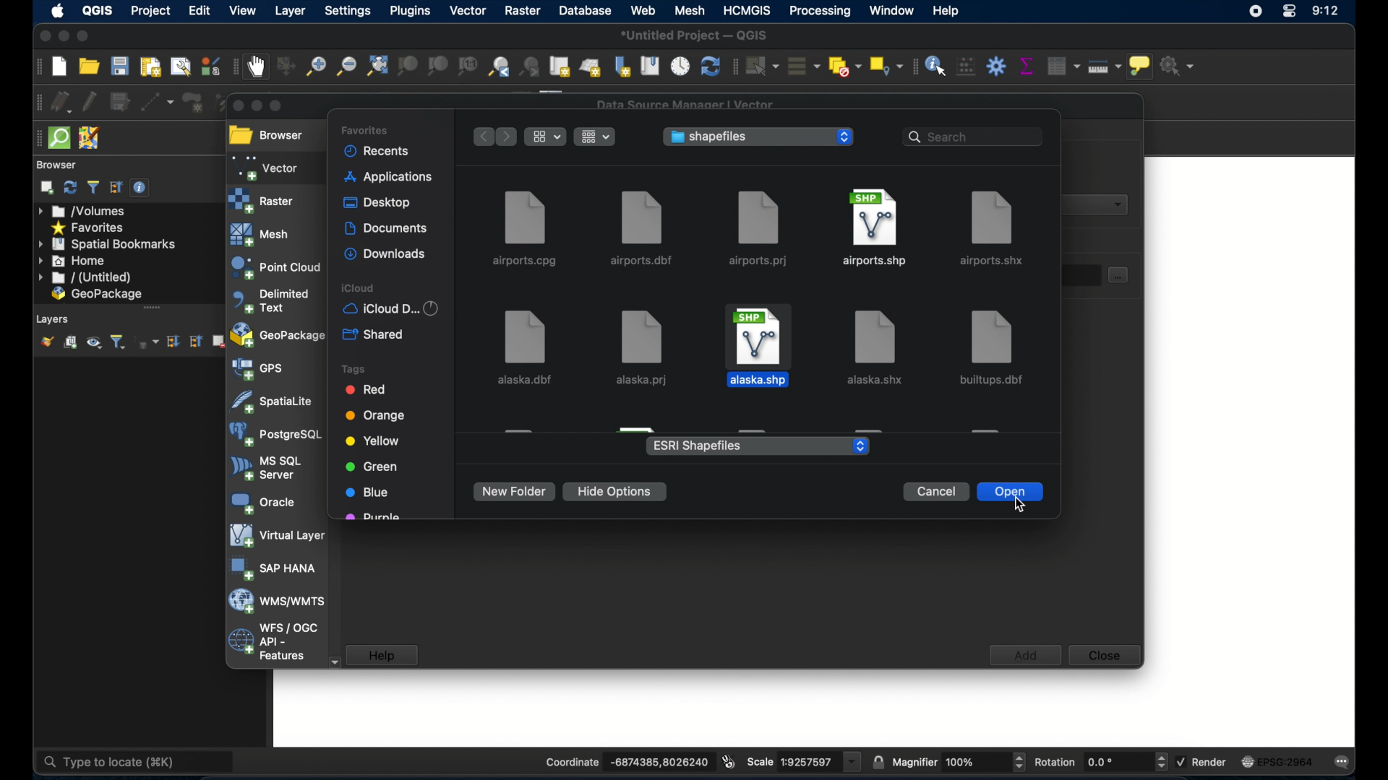 The width and height of the screenshot is (1388, 780). I want to click on new map view, so click(561, 66).